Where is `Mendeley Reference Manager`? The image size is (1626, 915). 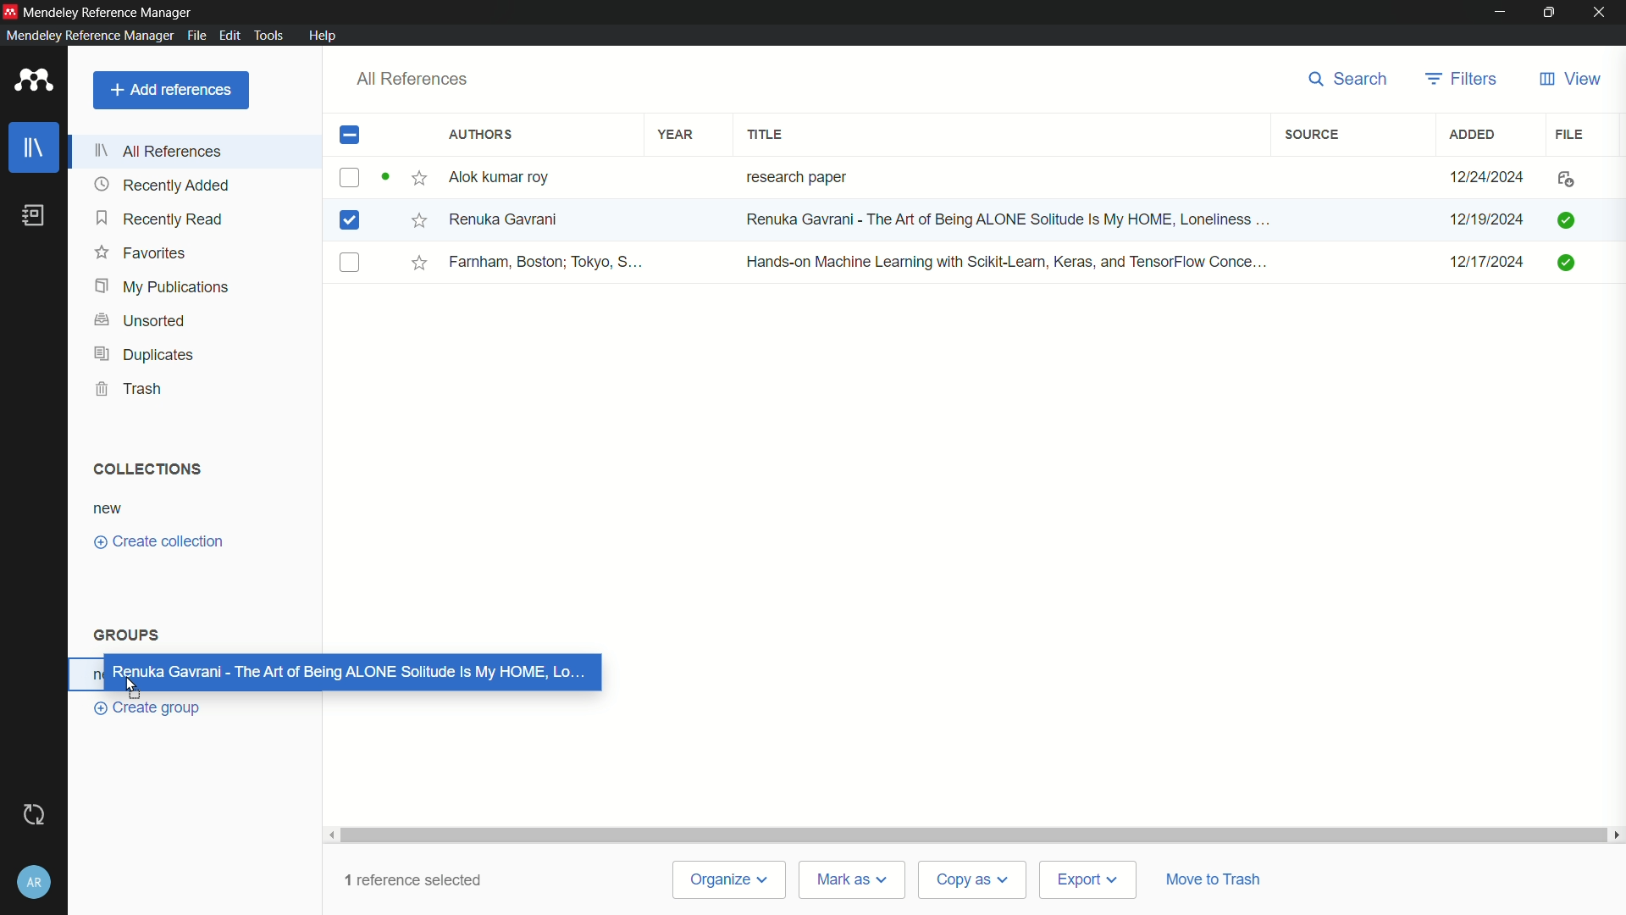
Mendeley Reference Manager is located at coordinates (110, 10).